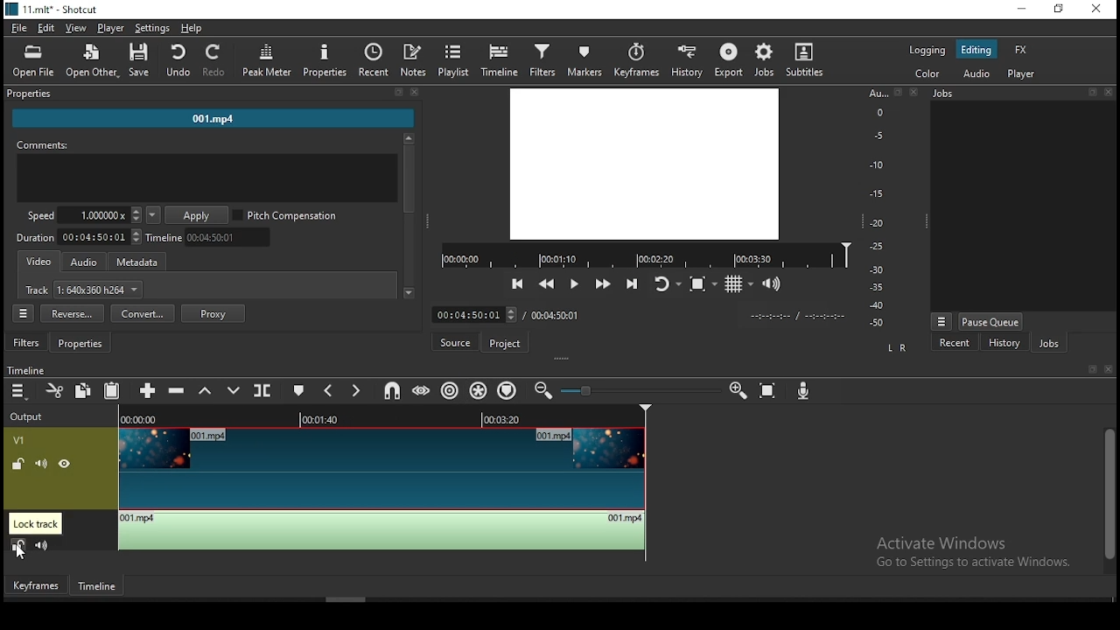  I want to click on show volume control, so click(773, 281).